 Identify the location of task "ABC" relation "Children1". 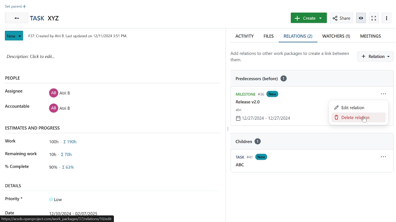
(247, 140).